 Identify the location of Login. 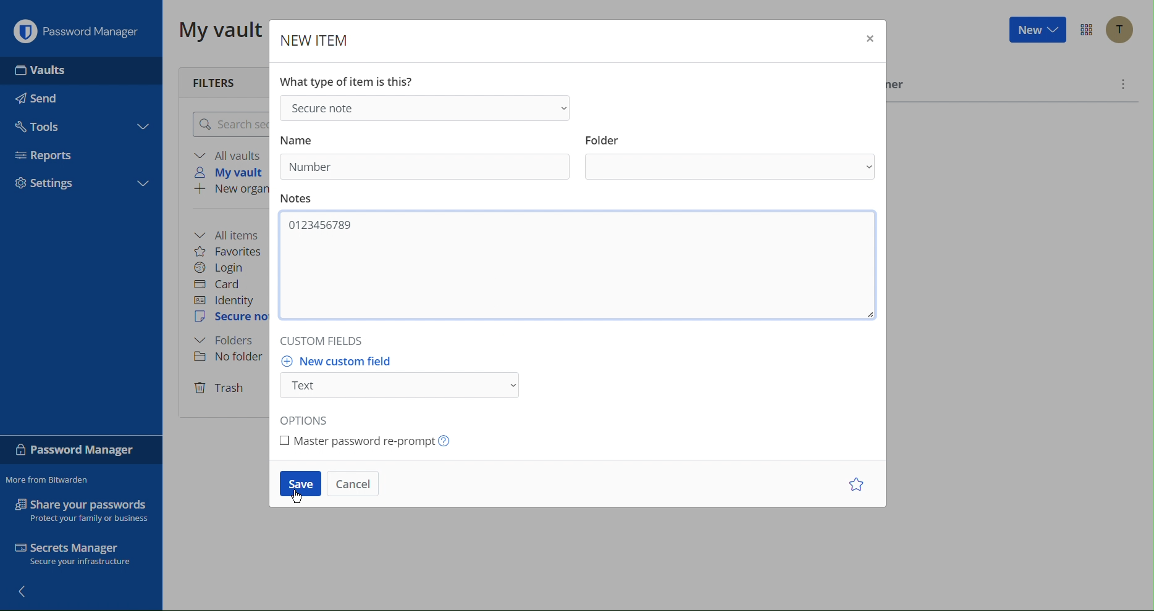
(224, 267).